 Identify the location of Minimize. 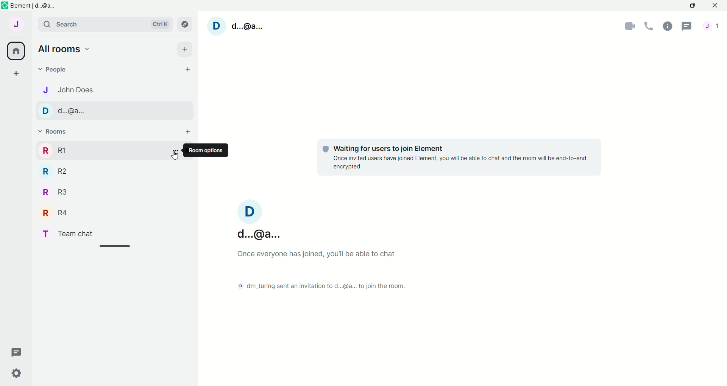
(672, 6).